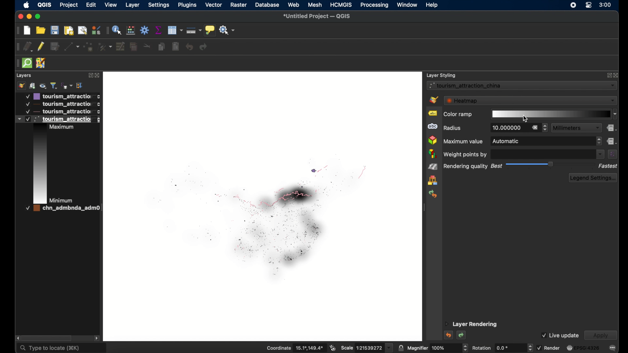 This screenshot has height=353, width=628. What do you see at coordinates (130, 30) in the screenshot?
I see `open field calculator` at bounding box center [130, 30].